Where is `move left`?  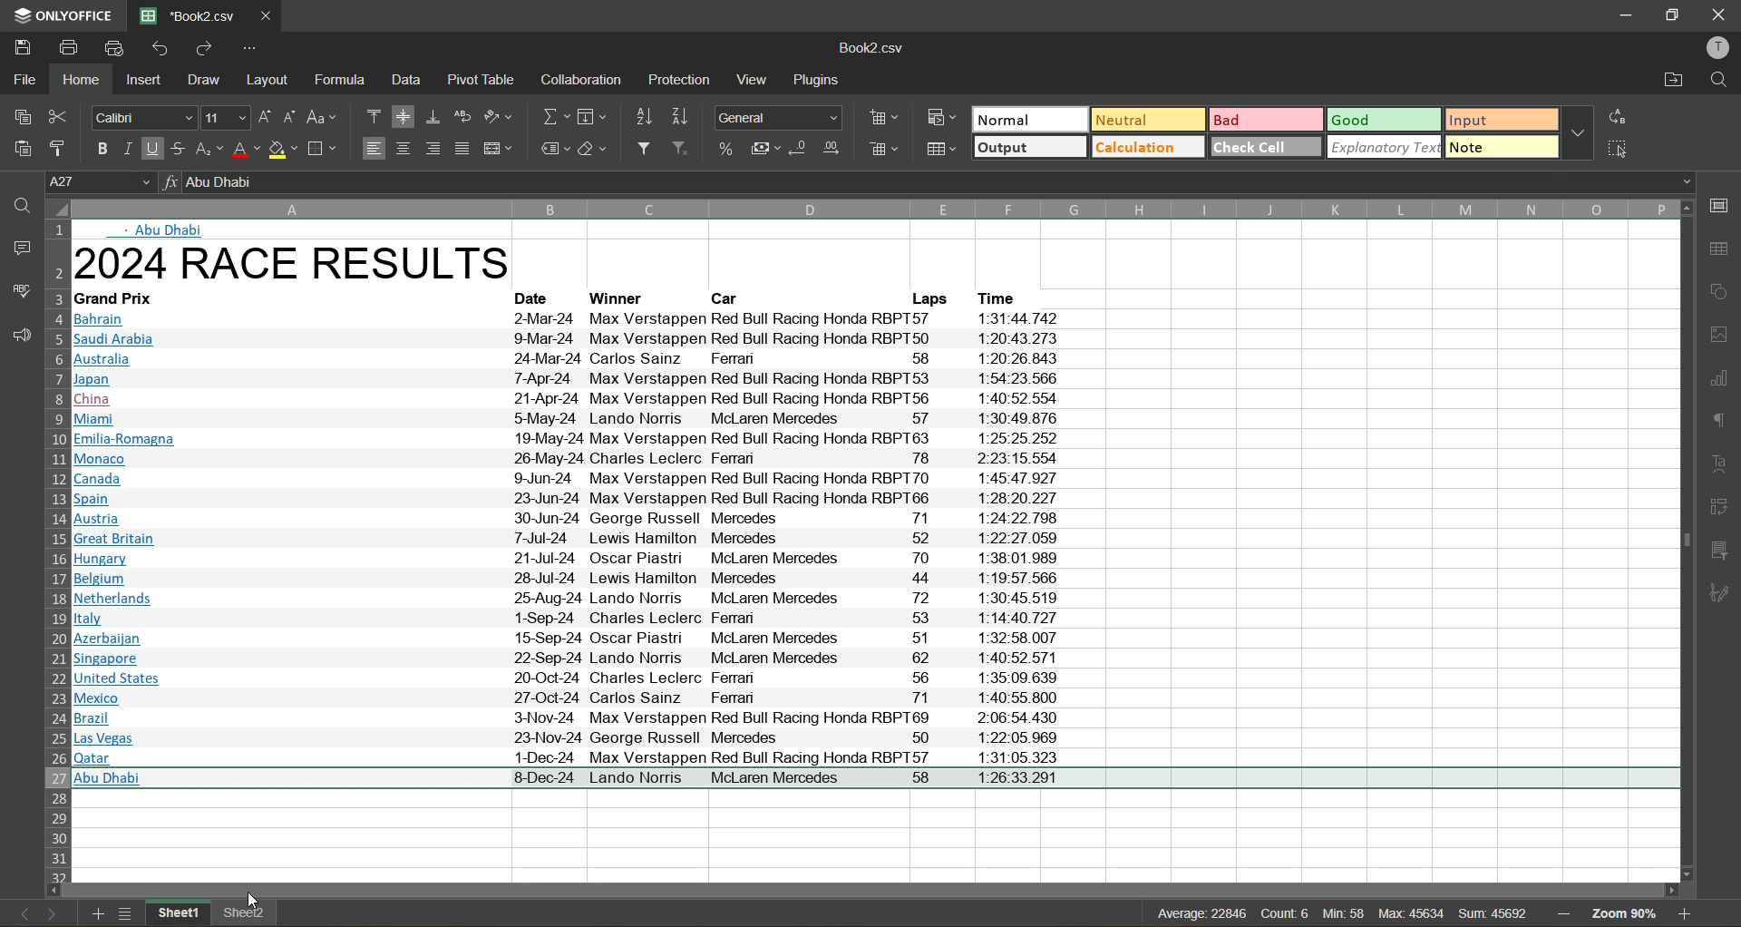
move left is located at coordinates (54, 890).